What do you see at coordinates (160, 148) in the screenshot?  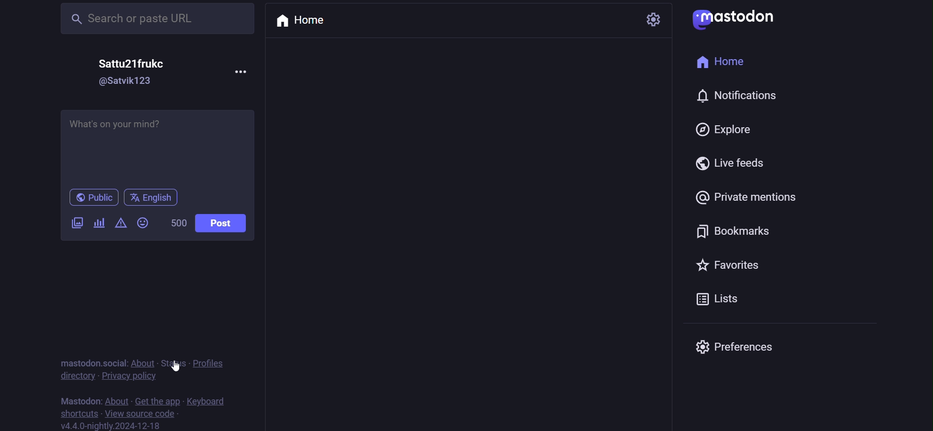 I see `post here` at bounding box center [160, 148].